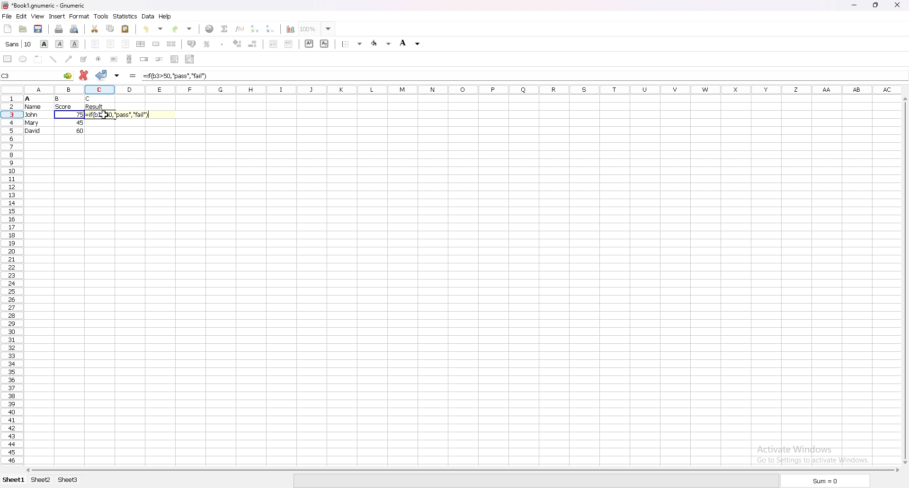 This screenshot has height=488, width=909. Describe the element at coordinates (95, 44) in the screenshot. I see `align left` at that location.